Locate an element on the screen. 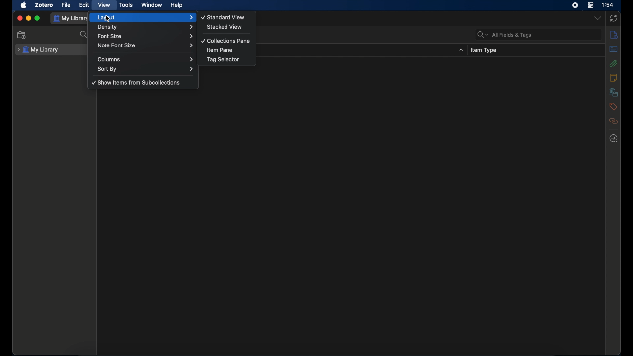 This screenshot has height=356, width=633. item type is located at coordinates (485, 50).